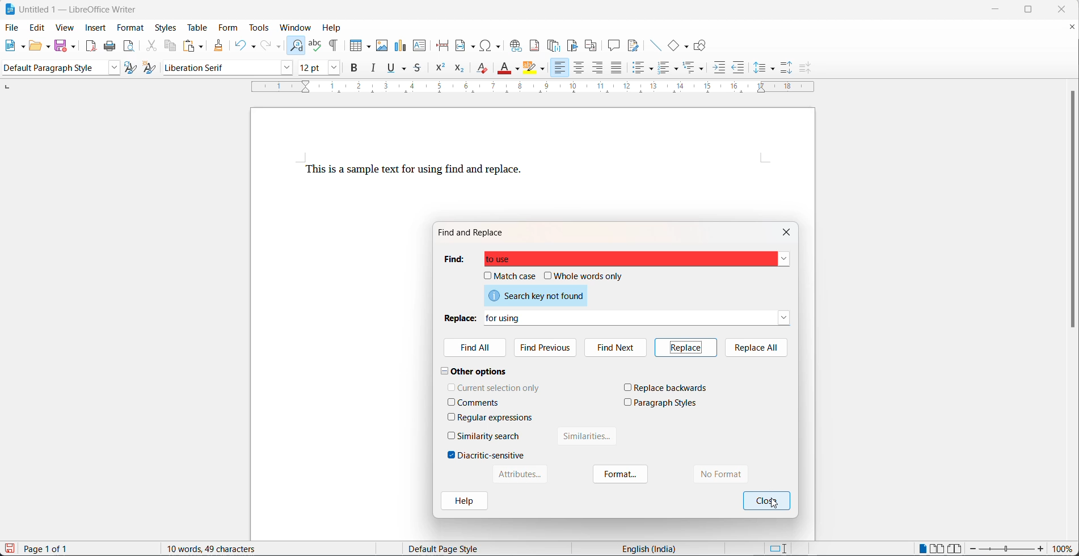 The height and width of the screenshot is (556, 1079). Describe the element at coordinates (172, 45) in the screenshot. I see `copy` at that location.